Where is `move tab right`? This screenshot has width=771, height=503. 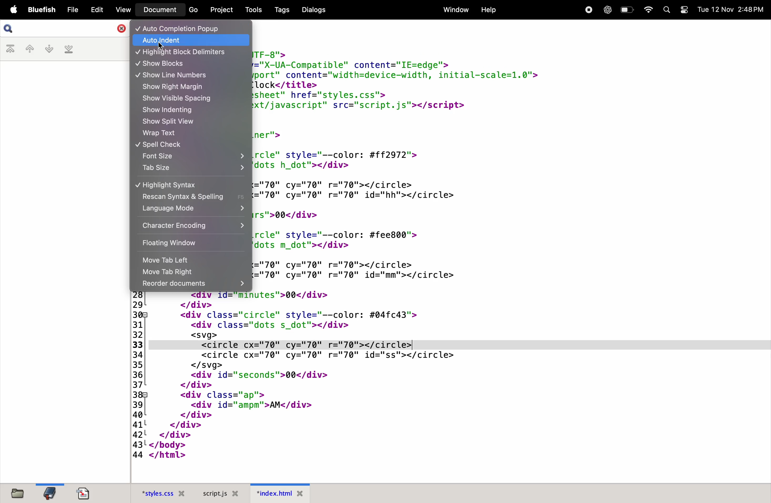
move tab right is located at coordinates (191, 271).